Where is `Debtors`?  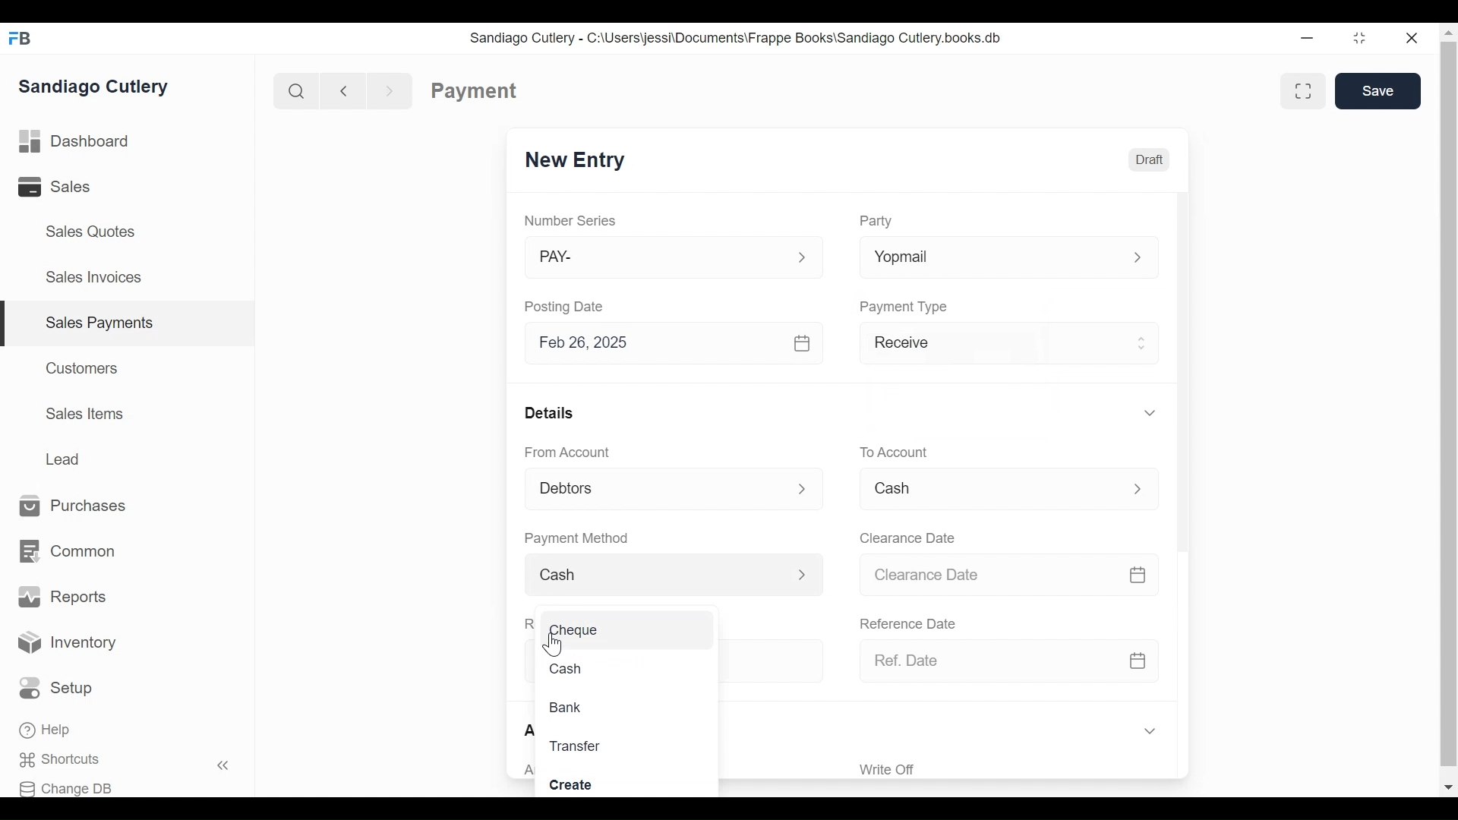
Debtors is located at coordinates (656, 487).